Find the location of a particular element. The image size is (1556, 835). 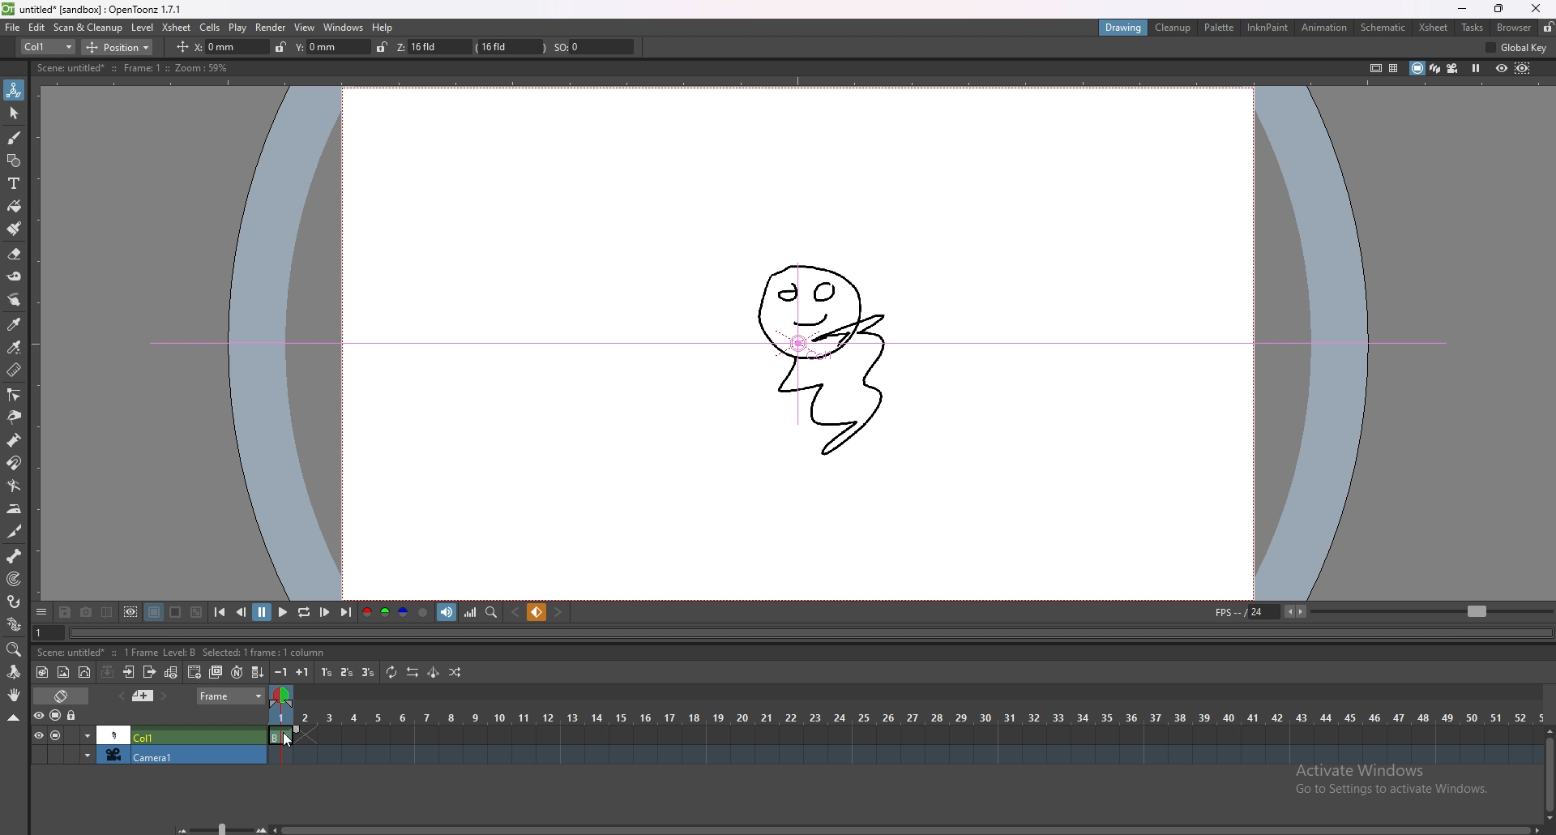

fill is located at coordinates (15, 207).